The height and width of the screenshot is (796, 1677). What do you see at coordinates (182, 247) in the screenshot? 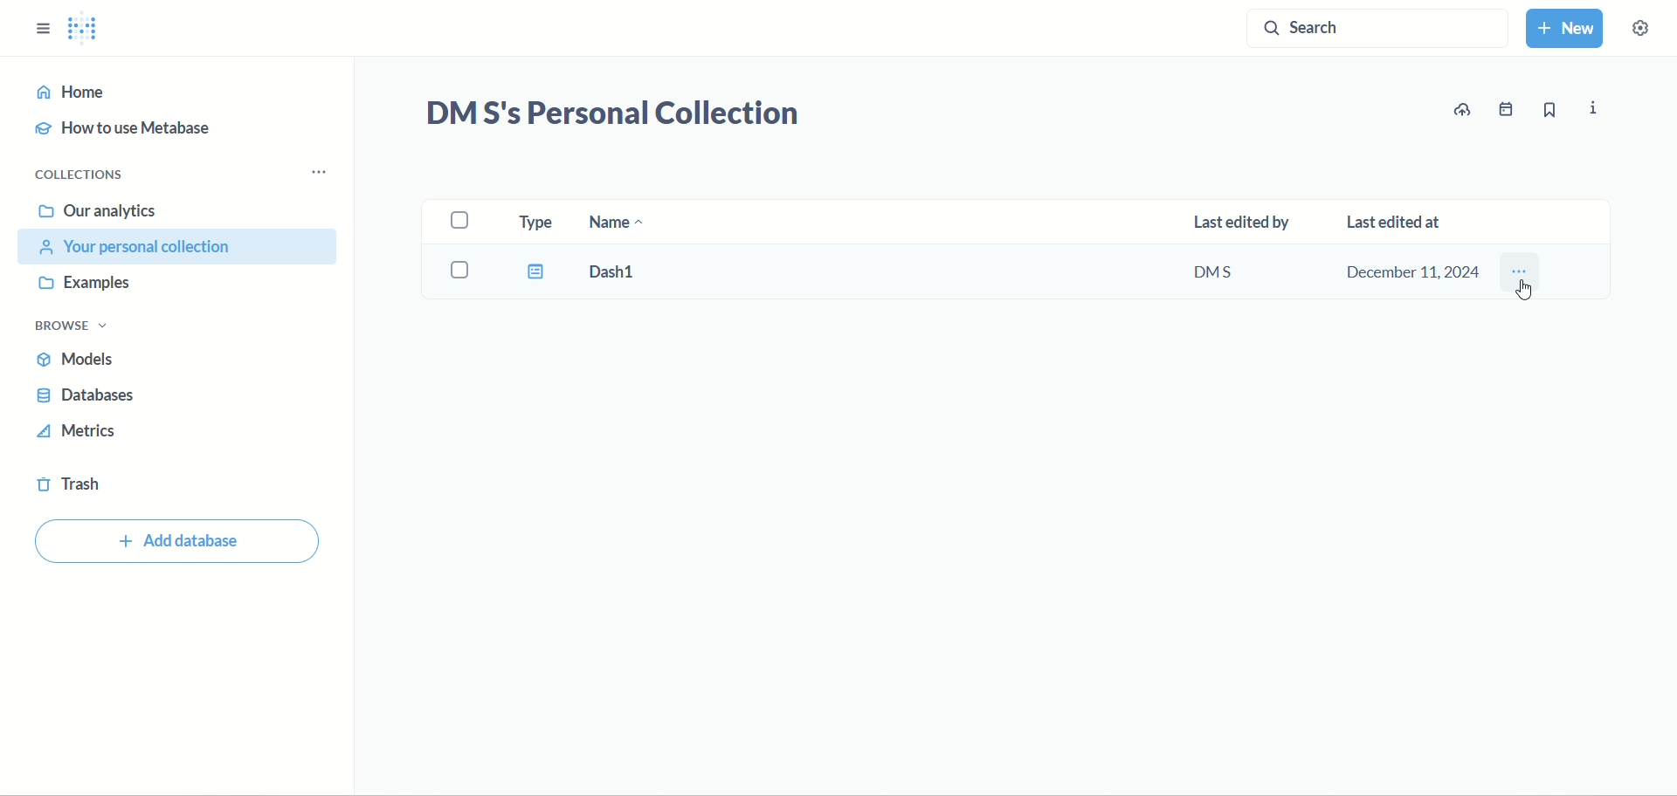
I see `your personal collection` at bounding box center [182, 247].